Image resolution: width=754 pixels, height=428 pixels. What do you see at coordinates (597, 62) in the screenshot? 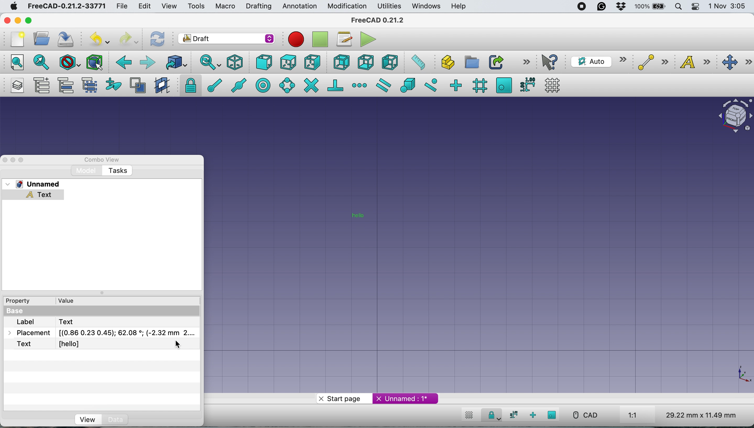
I see `current working plane` at bounding box center [597, 62].